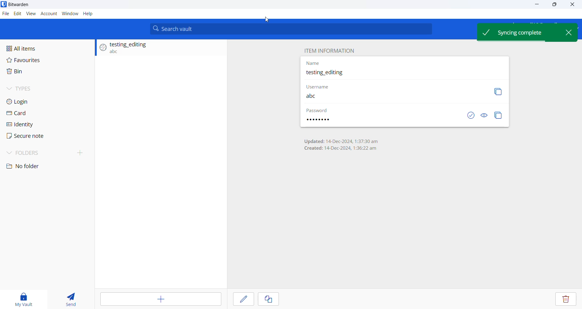 The height and width of the screenshot is (309, 582). I want to click on Bin, so click(44, 72).